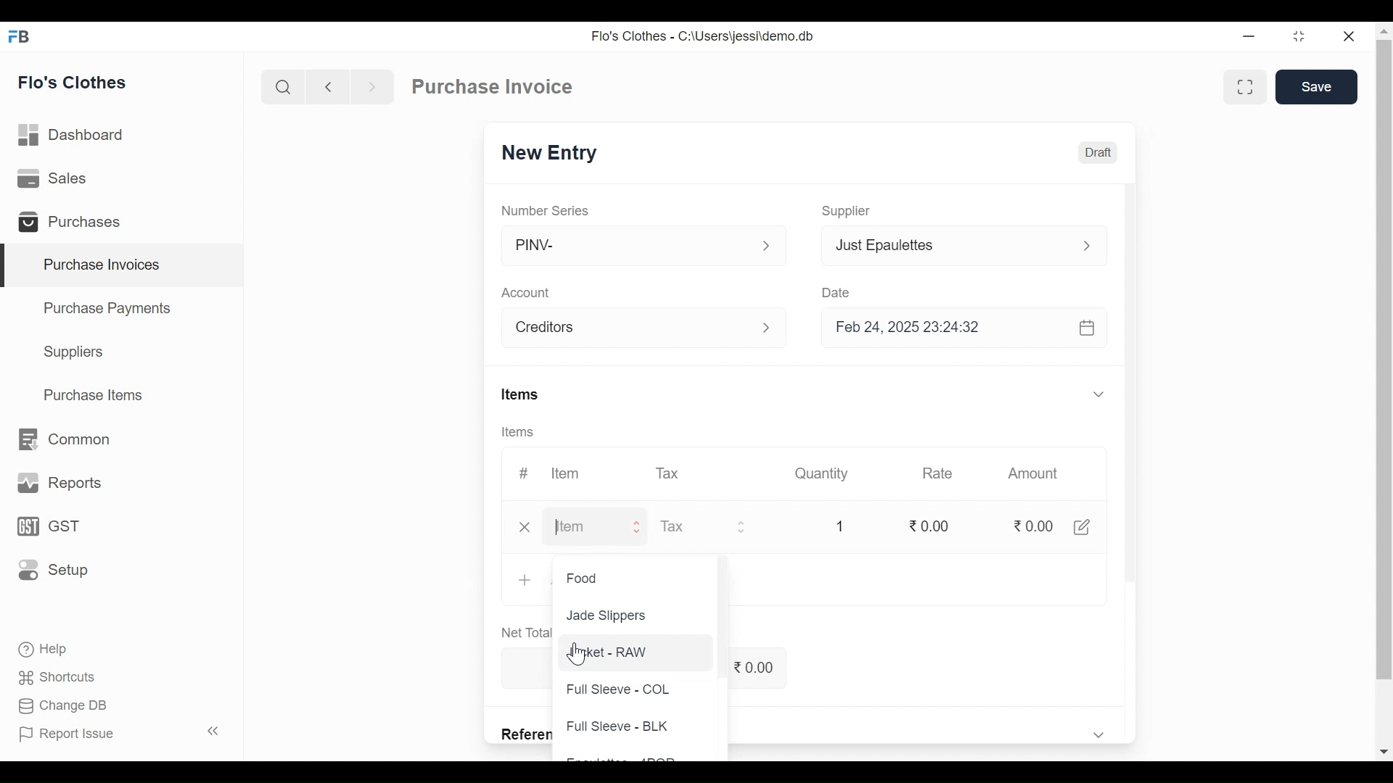 The image size is (1393, 783). Describe the element at coordinates (527, 526) in the screenshot. I see `Close` at that location.